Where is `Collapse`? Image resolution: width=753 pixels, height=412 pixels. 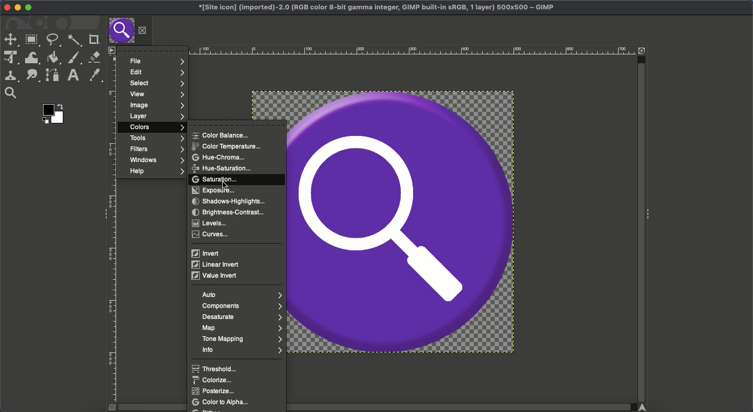 Collapse is located at coordinates (651, 215).